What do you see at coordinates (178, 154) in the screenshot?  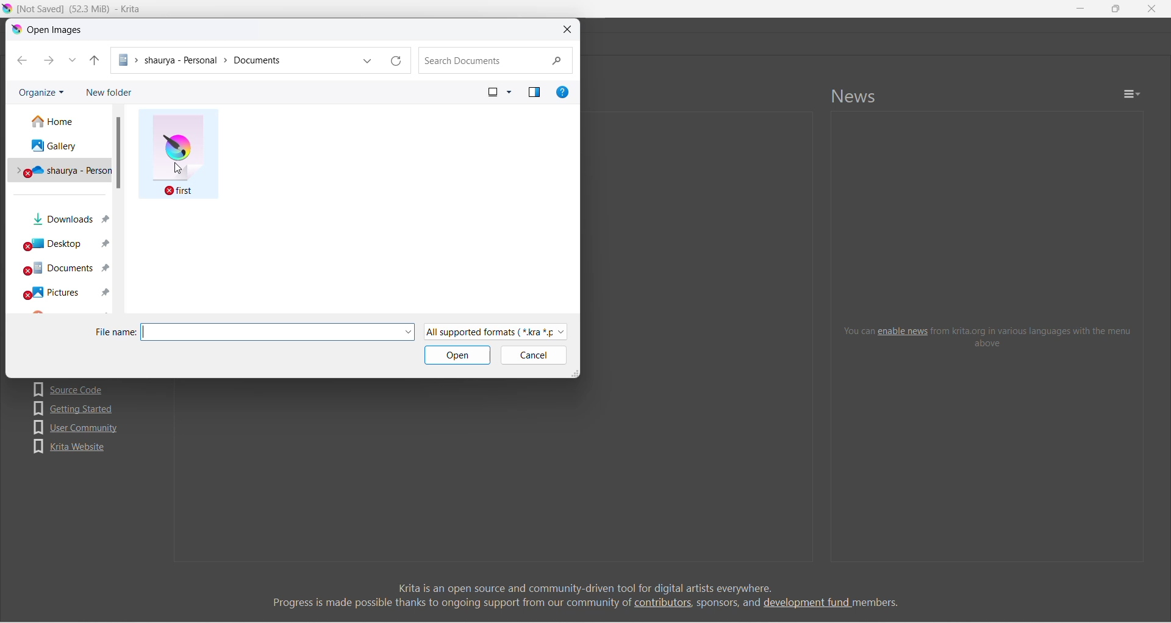 I see `file` at bounding box center [178, 154].